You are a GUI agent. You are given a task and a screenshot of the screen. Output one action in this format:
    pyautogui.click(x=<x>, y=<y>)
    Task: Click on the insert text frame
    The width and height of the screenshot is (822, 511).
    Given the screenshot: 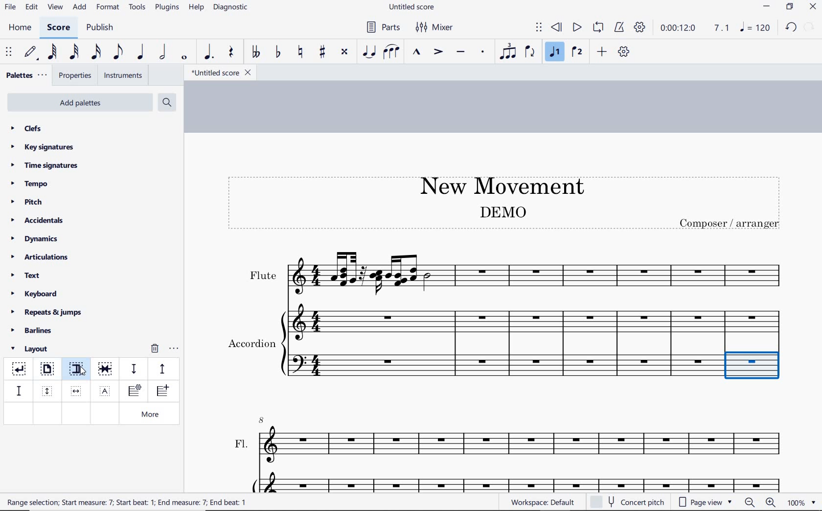 What is the action you would take?
    pyautogui.click(x=106, y=390)
    